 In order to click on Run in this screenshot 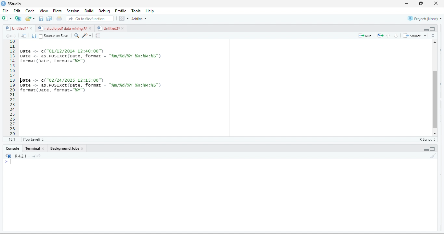, I will do `click(366, 36)`.